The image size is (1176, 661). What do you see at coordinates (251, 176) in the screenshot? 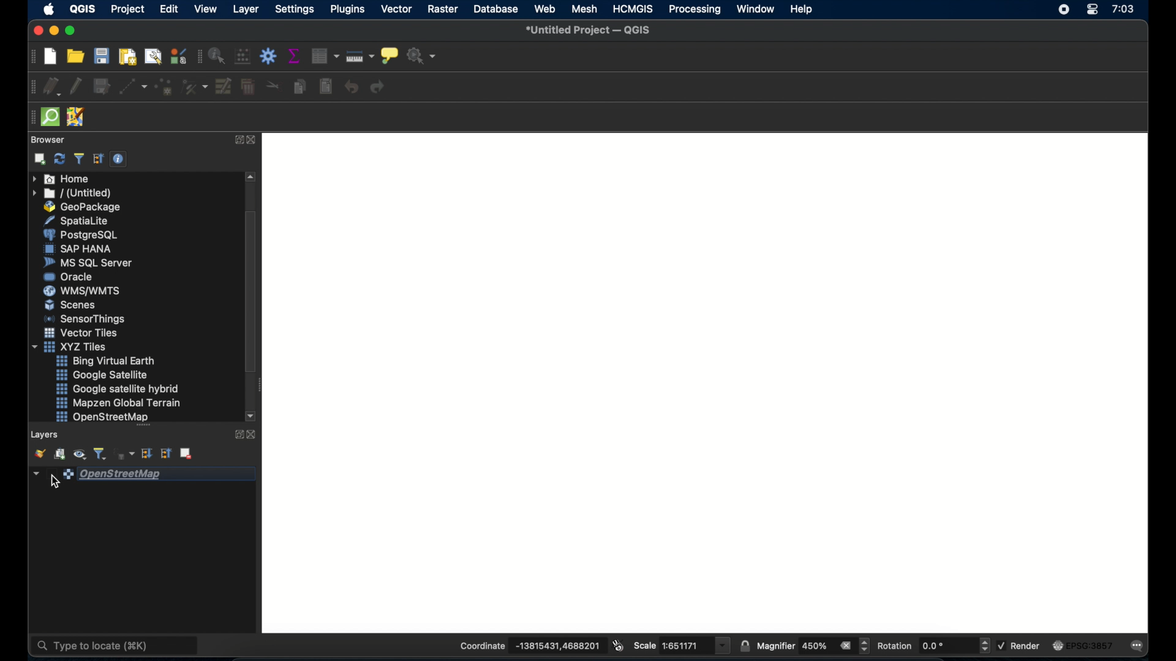
I see `scroll up arrow` at bounding box center [251, 176].